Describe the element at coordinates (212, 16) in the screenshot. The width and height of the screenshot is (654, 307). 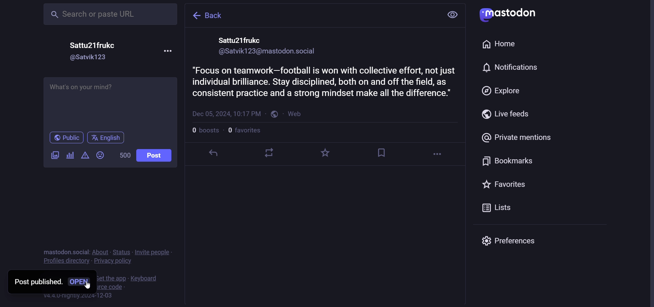
I see `back` at that location.